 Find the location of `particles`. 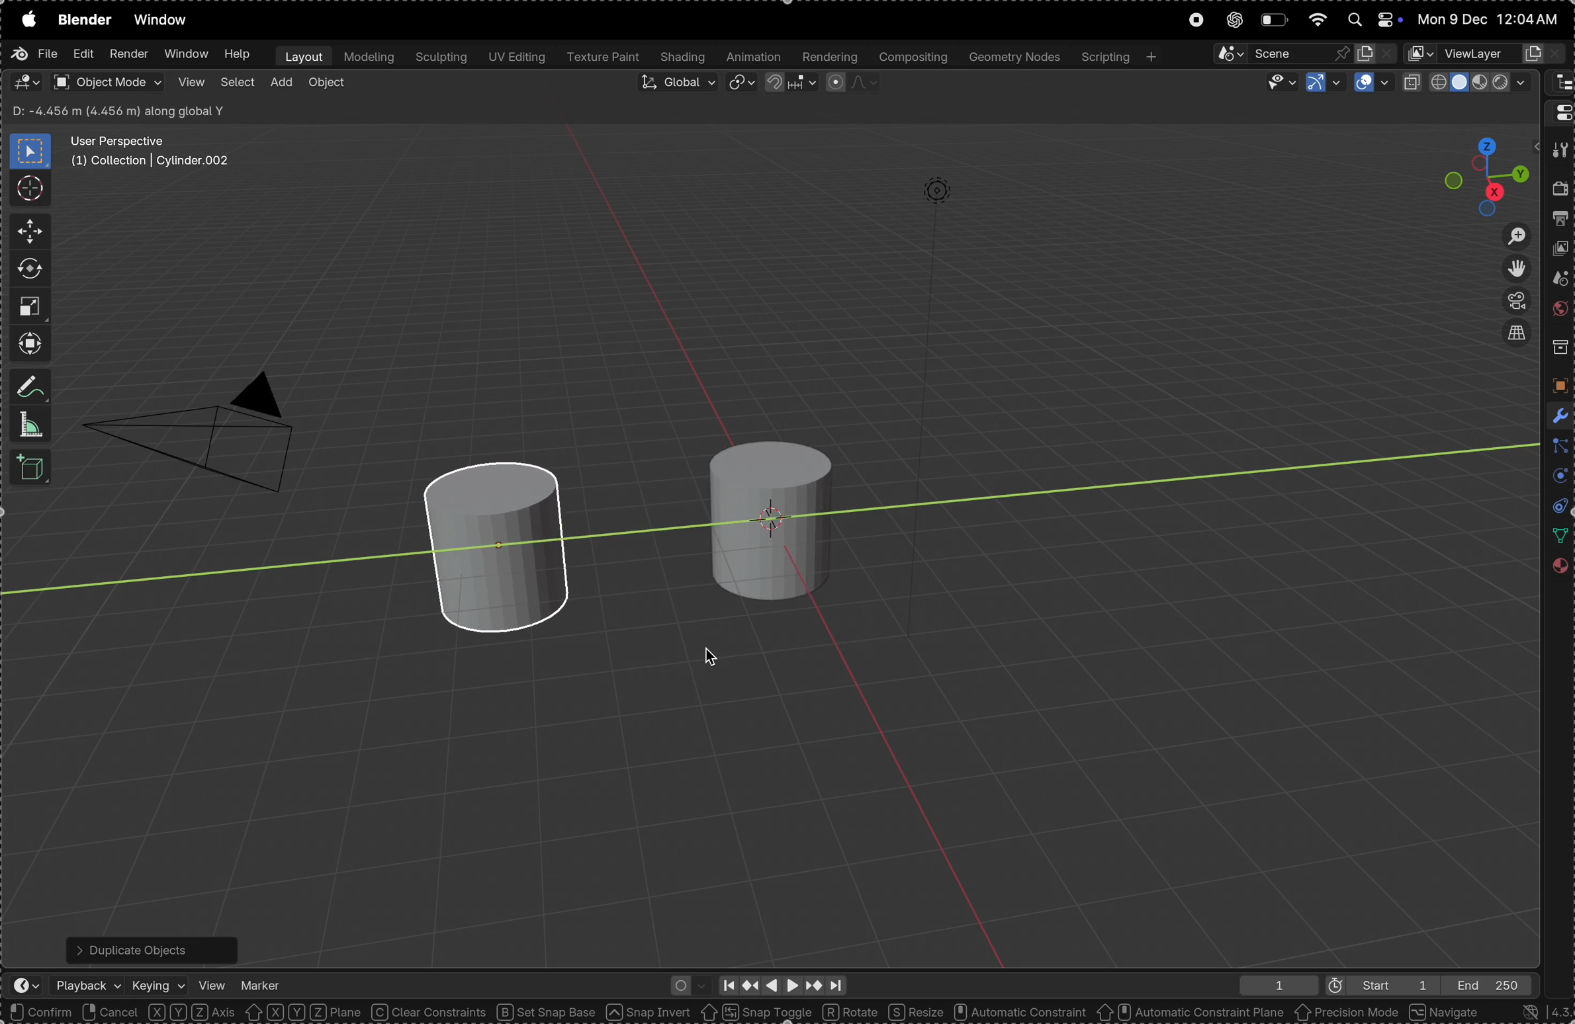

particles is located at coordinates (1557, 447).